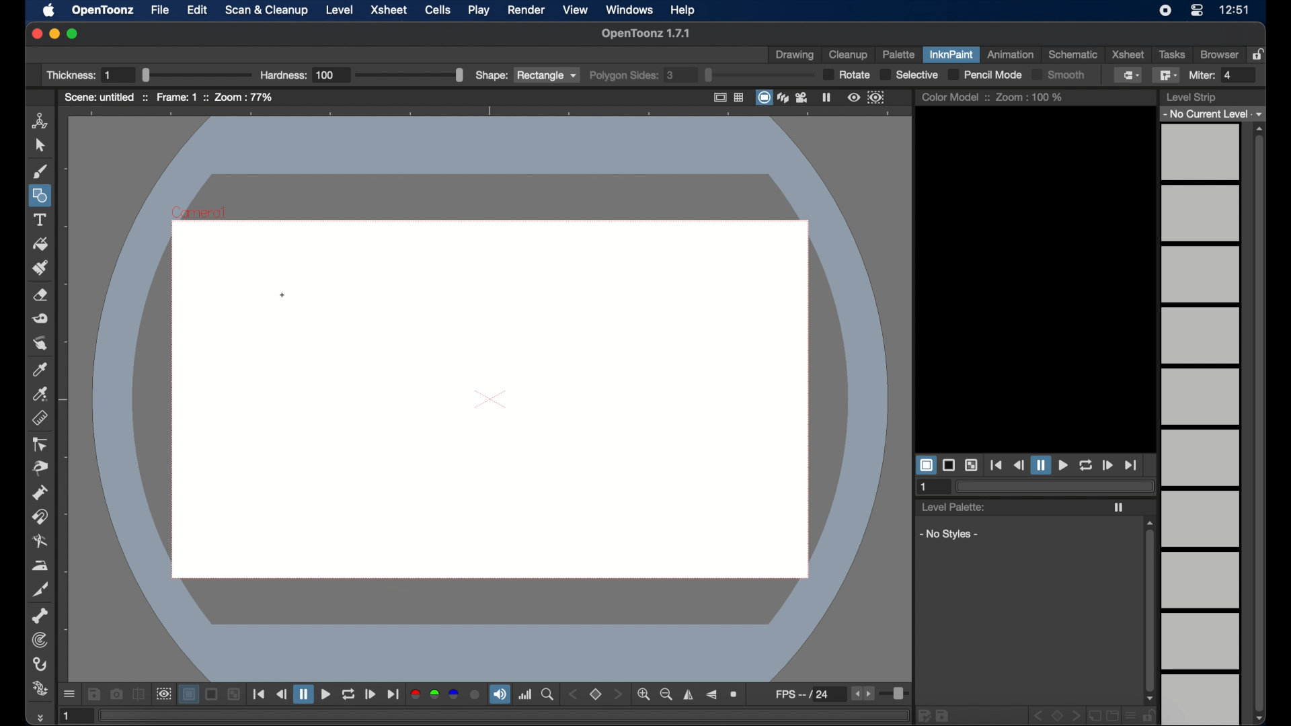  Describe the element at coordinates (348, 695) in the screenshot. I see `repeat` at that location.